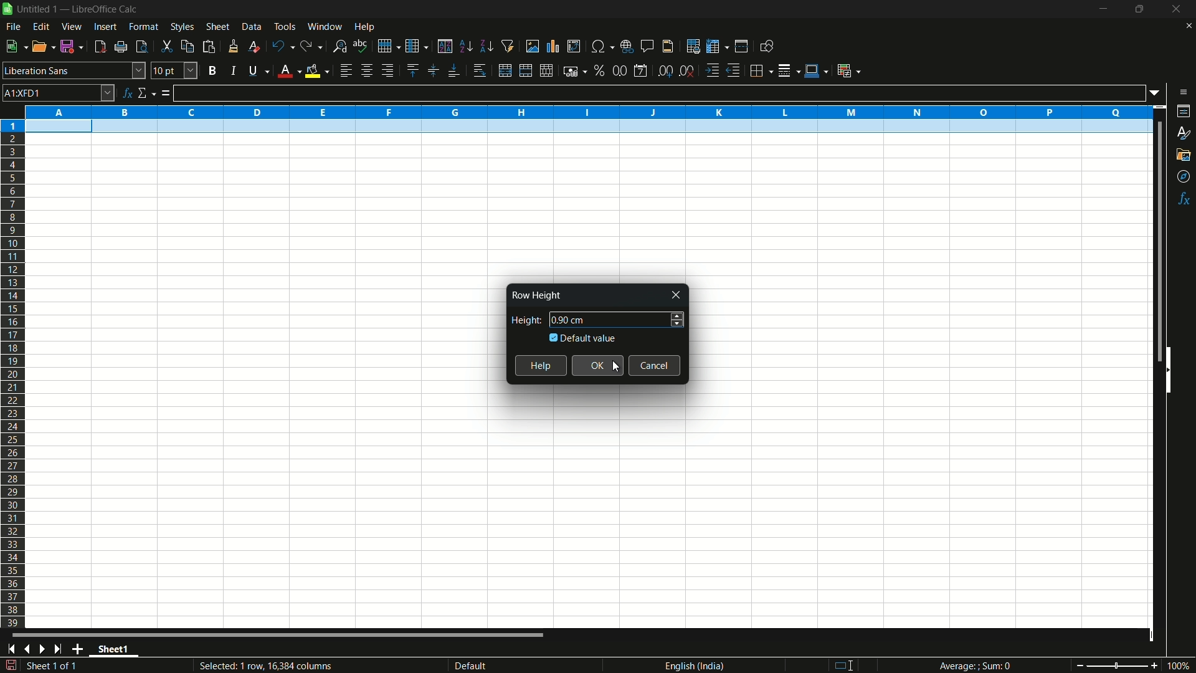 This screenshot has width=1196, height=673. Describe the element at coordinates (59, 92) in the screenshot. I see `cell name` at that location.